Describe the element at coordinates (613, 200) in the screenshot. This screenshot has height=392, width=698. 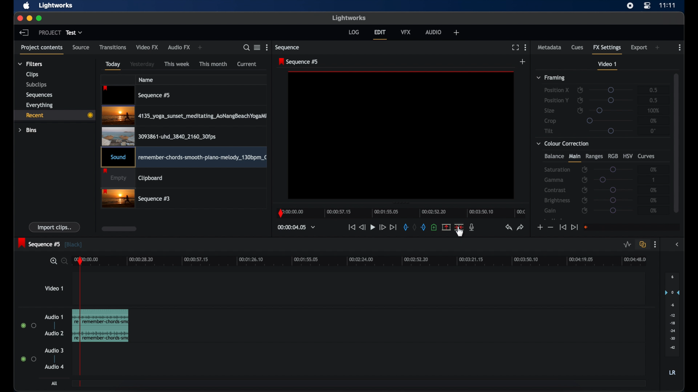
I see `slider` at that location.